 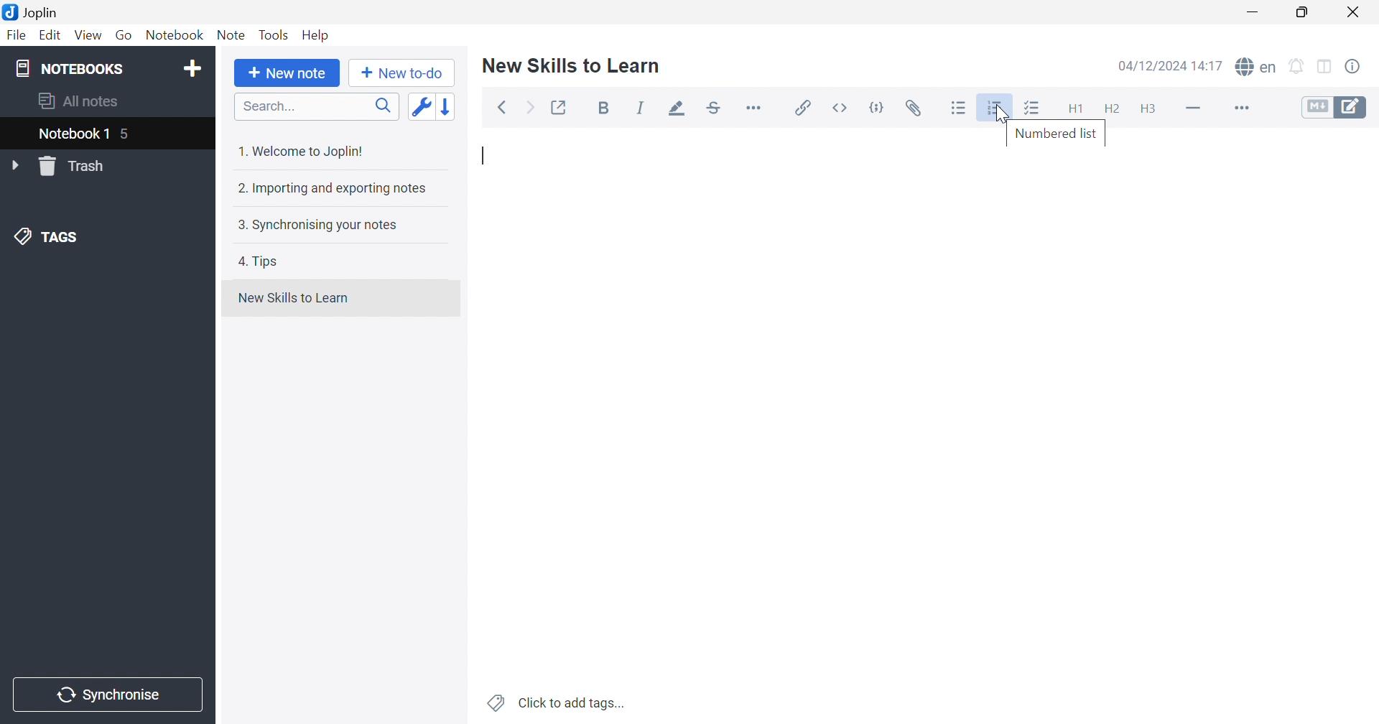 What do you see at coordinates (673, 110) in the screenshot?
I see `Highlight` at bounding box center [673, 110].